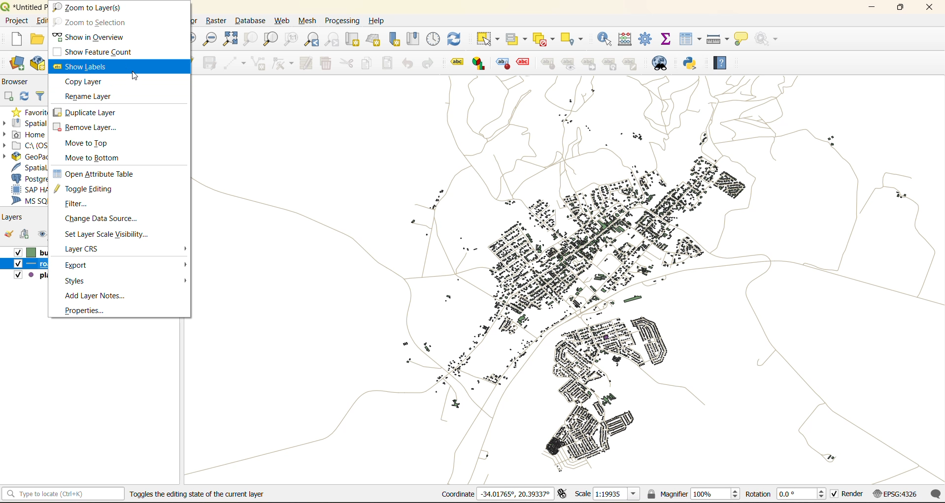  What do you see at coordinates (324, 63) in the screenshot?
I see `delete` at bounding box center [324, 63].